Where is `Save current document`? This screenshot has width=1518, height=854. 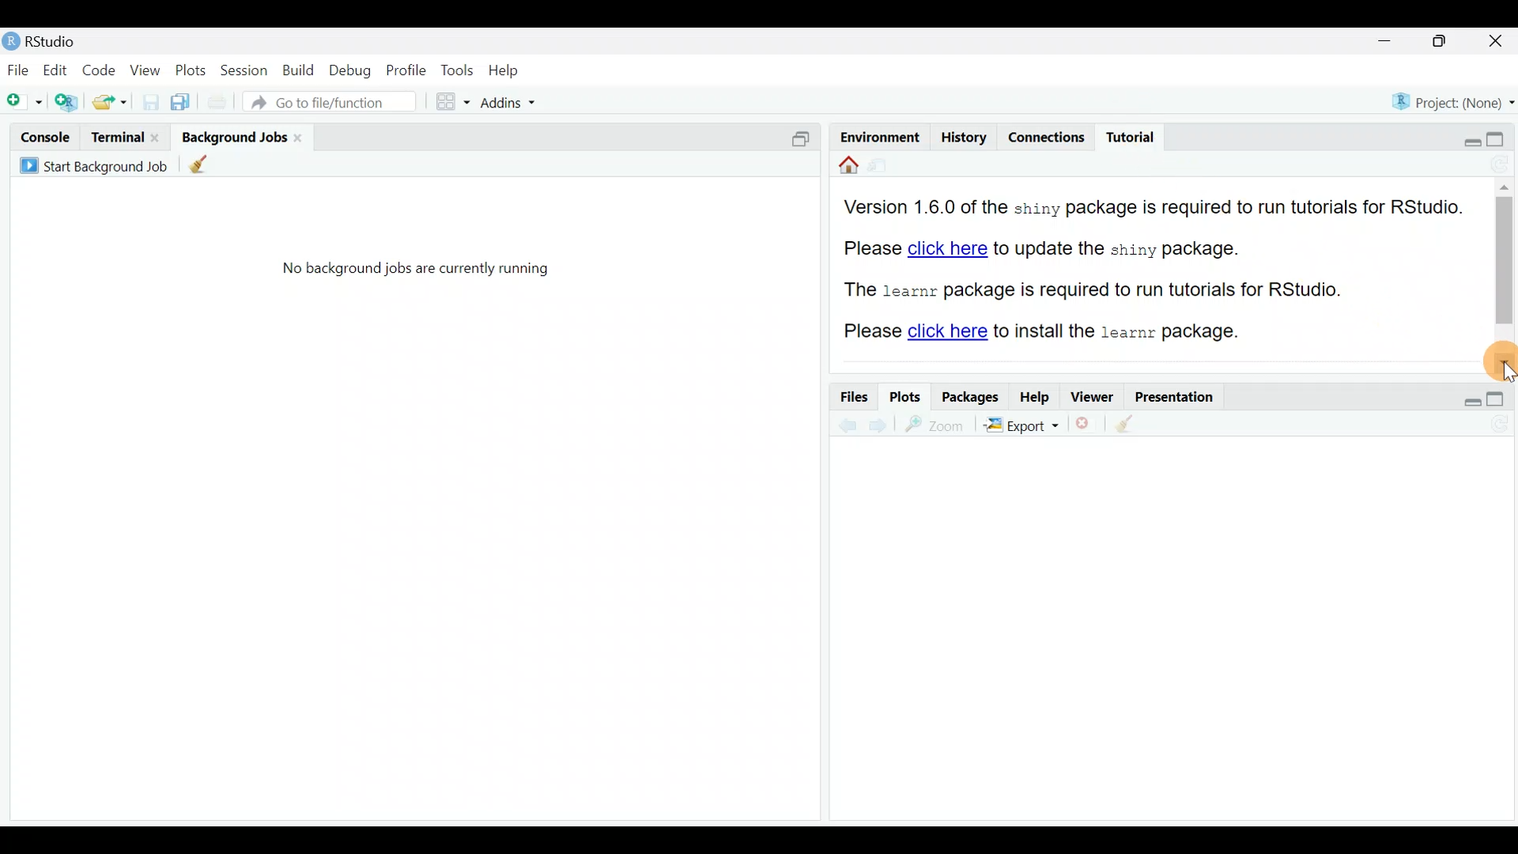
Save current document is located at coordinates (147, 102).